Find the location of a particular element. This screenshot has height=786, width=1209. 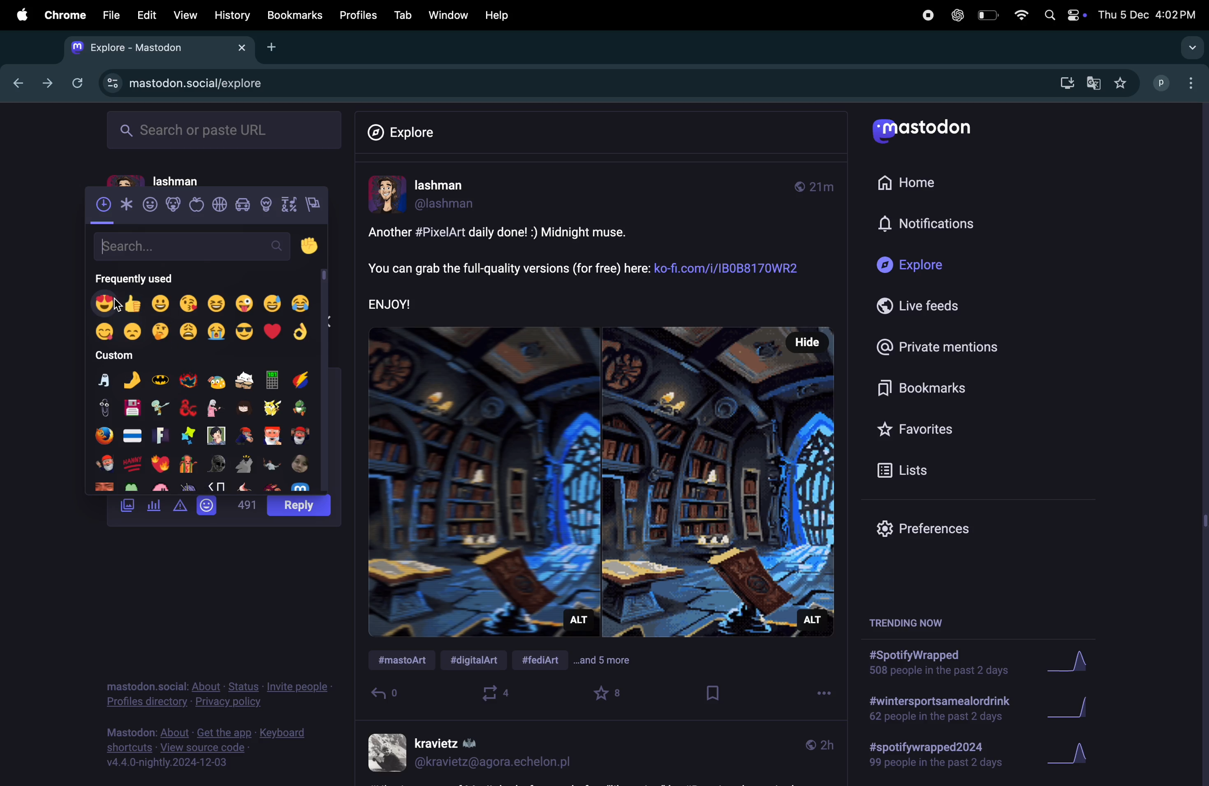

refresh is located at coordinates (79, 83).